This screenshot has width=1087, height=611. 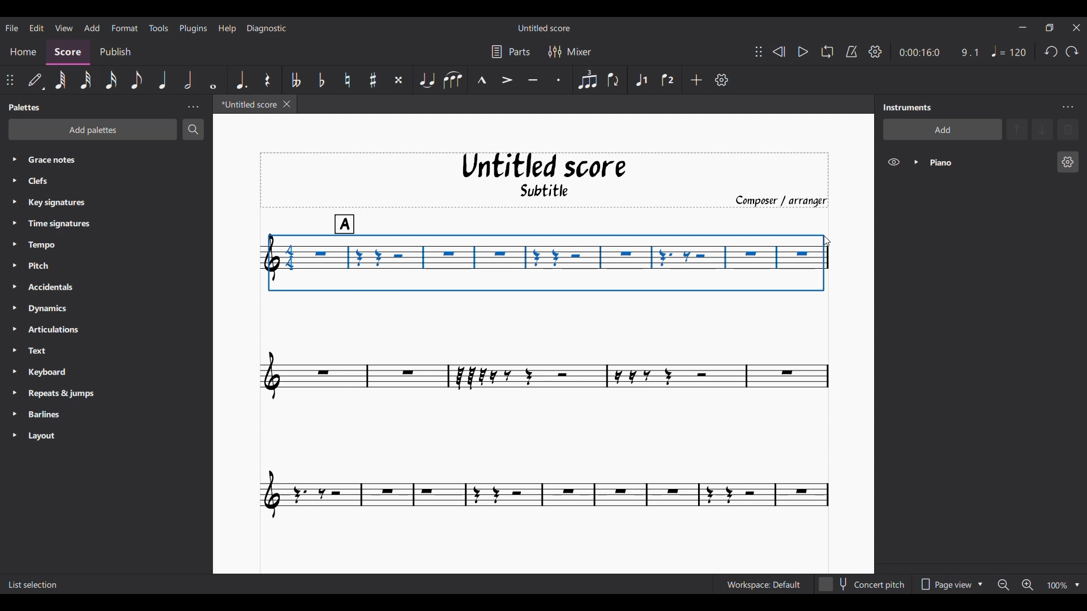 What do you see at coordinates (893, 162) in the screenshot?
I see `Hide instrument` at bounding box center [893, 162].